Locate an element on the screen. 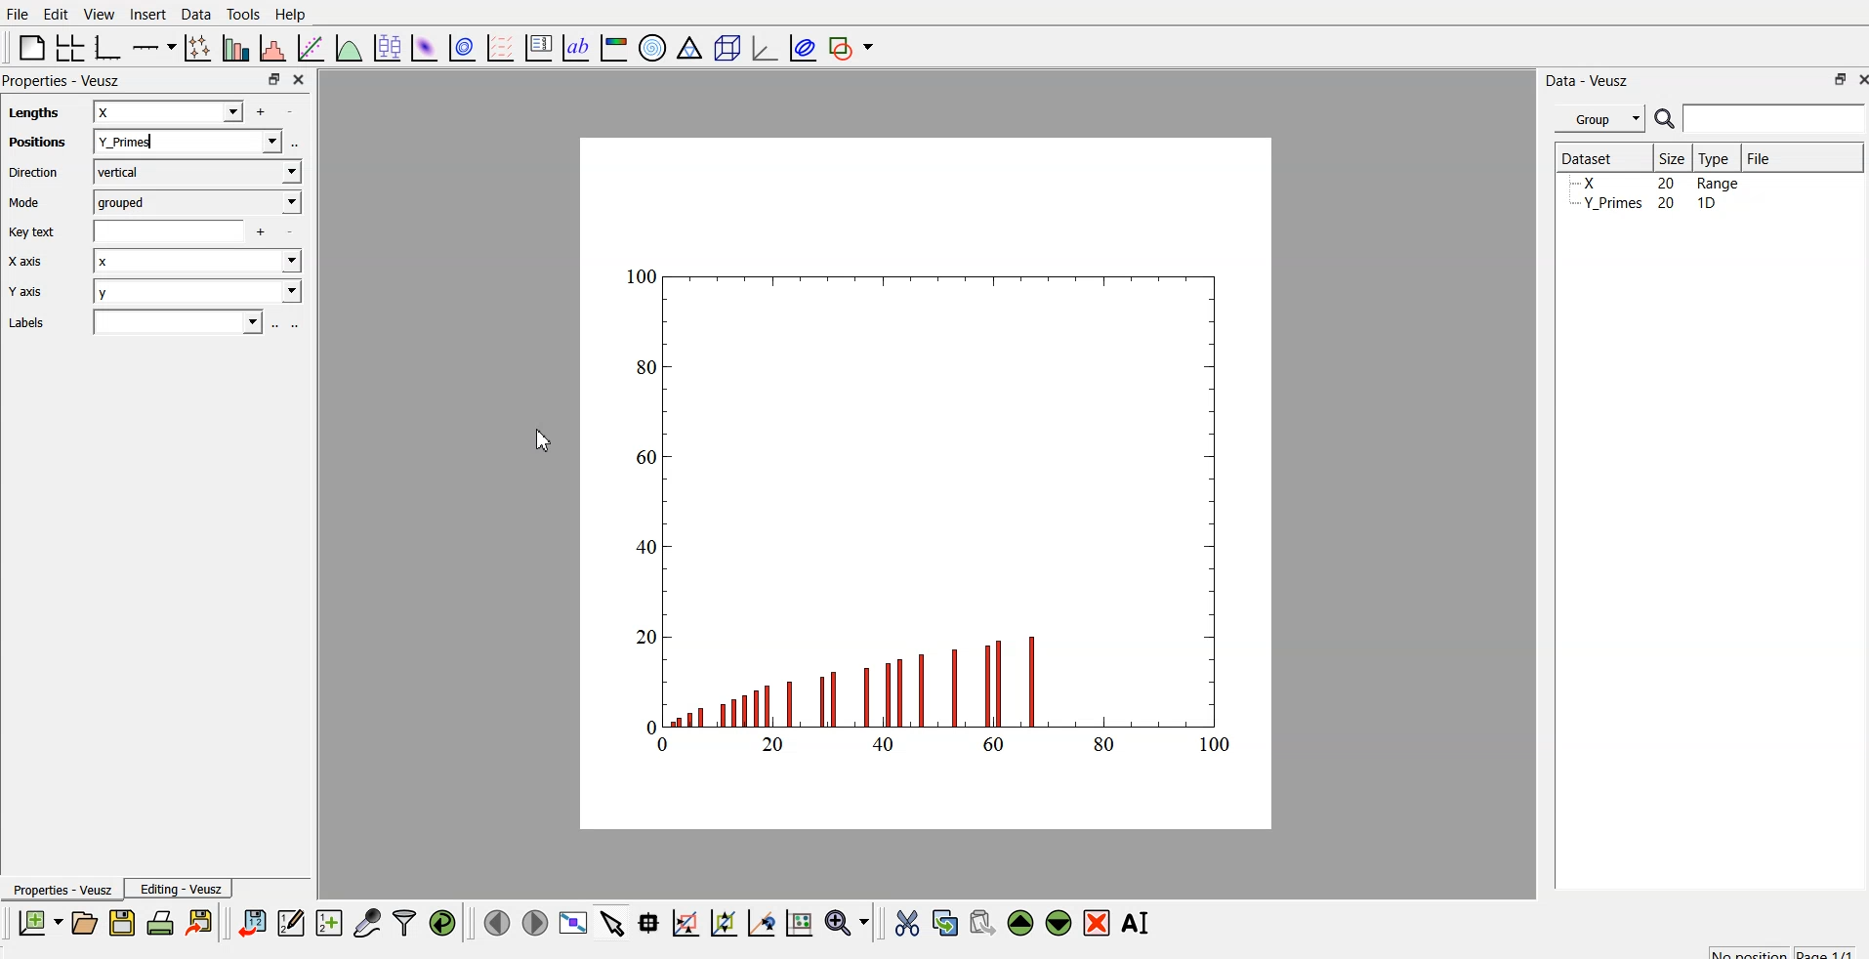 The width and height of the screenshot is (1869, 959). move to previous page is located at coordinates (494, 922).